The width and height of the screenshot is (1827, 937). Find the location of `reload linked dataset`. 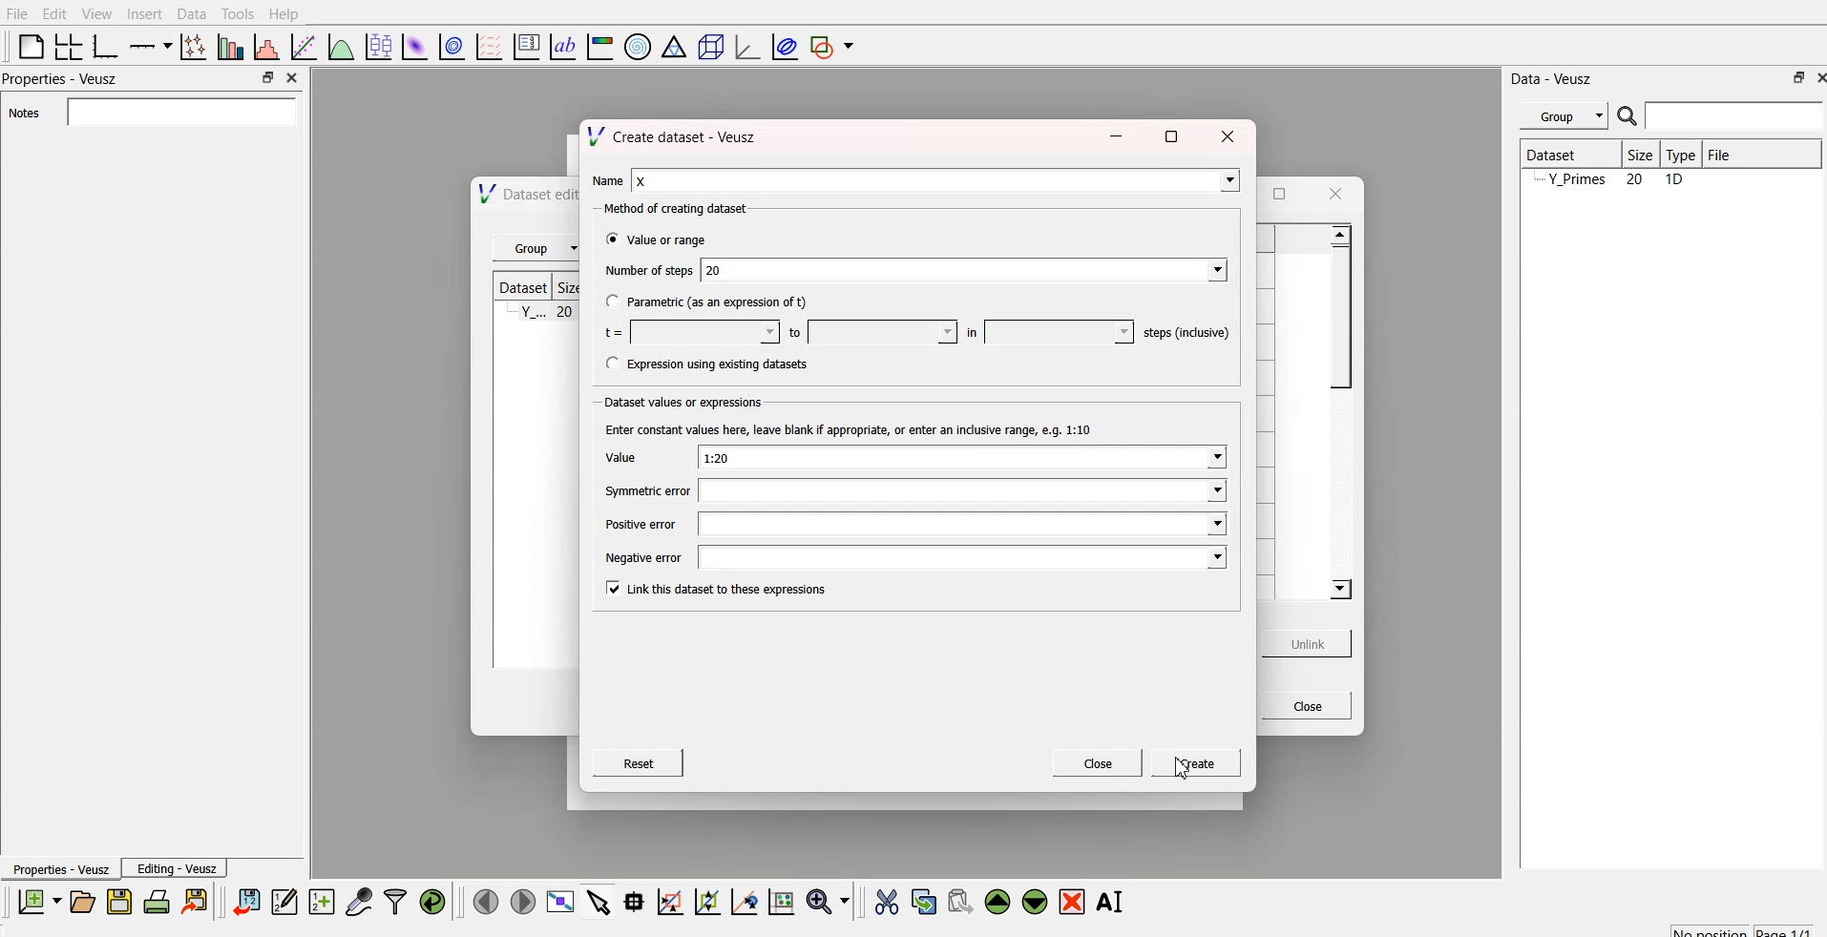

reload linked dataset is located at coordinates (432, 899).